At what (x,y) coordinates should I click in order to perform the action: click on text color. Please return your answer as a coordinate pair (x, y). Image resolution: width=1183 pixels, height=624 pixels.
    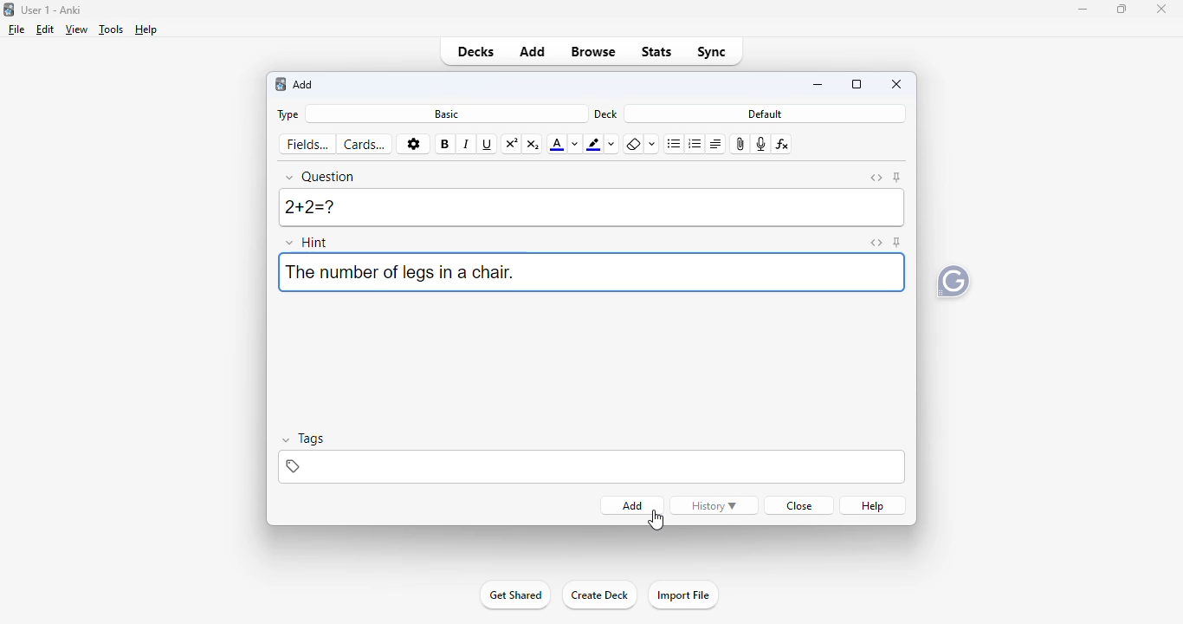
    Looking at the image, I should click on (556, 146).